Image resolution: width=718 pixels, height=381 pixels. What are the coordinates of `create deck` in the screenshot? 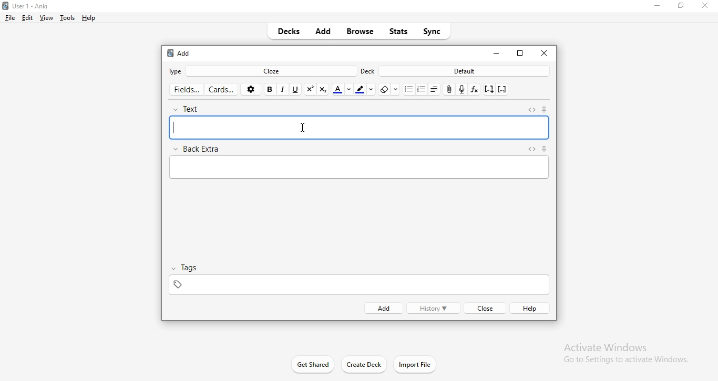 It's located at (363, 365).